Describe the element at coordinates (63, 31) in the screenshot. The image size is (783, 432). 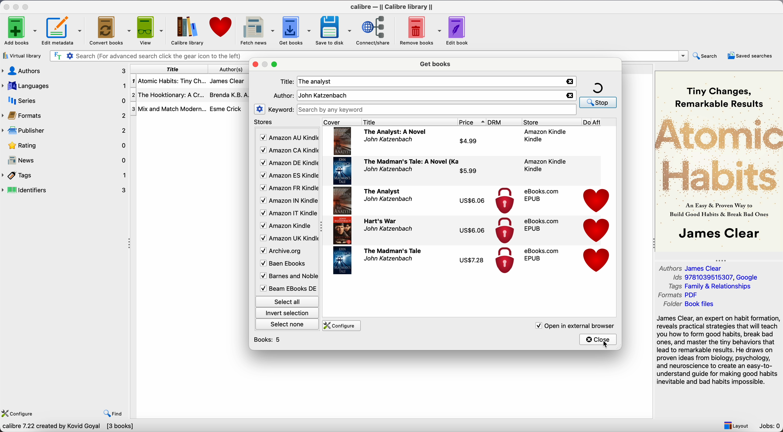
I see `edit metadata` at that location.